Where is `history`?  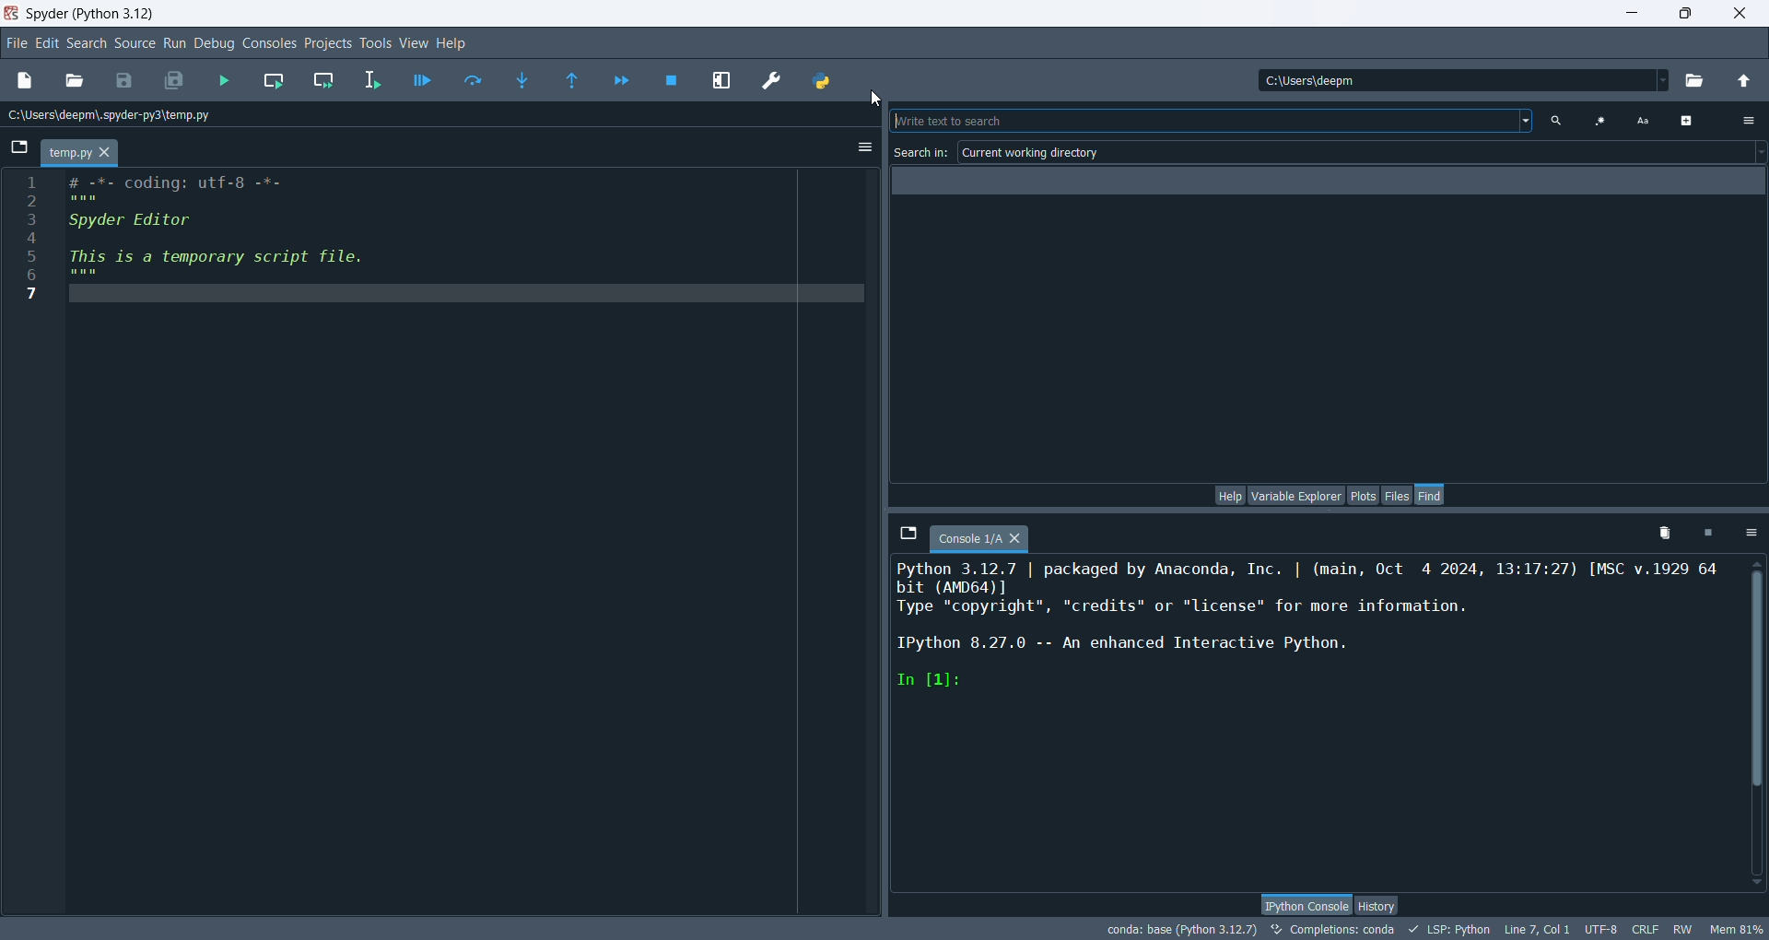
history is located at coordinates (1376, 904).